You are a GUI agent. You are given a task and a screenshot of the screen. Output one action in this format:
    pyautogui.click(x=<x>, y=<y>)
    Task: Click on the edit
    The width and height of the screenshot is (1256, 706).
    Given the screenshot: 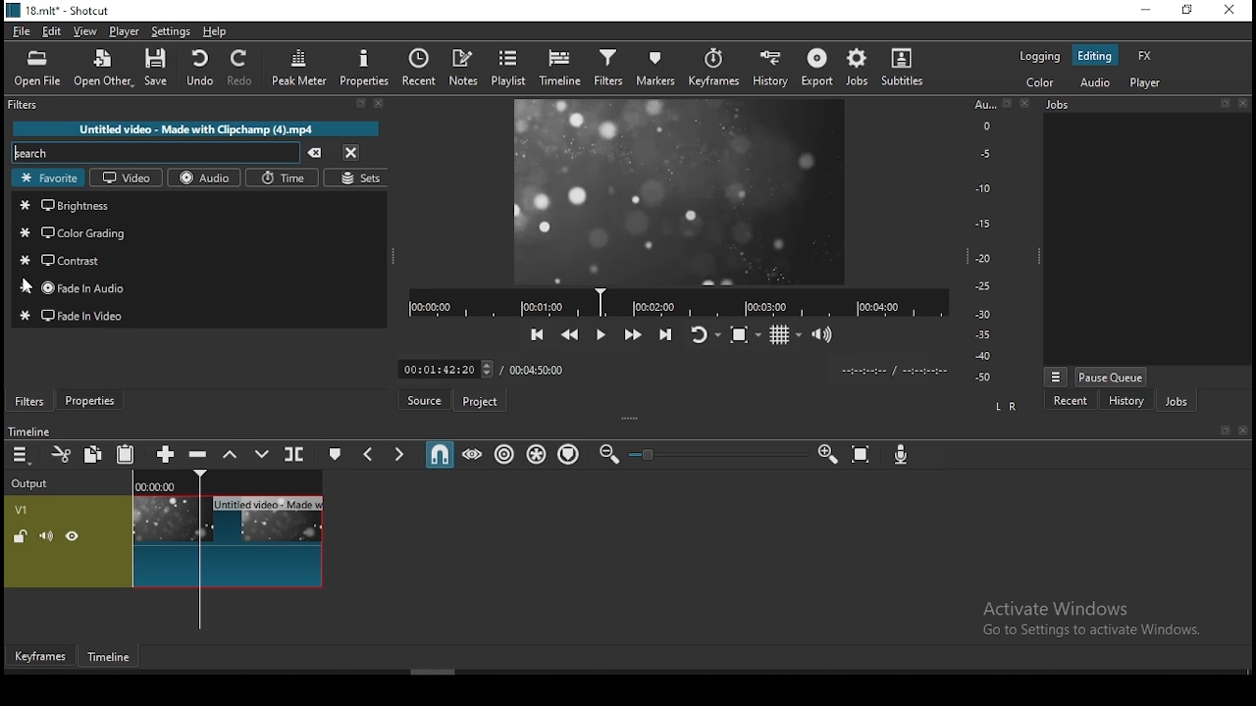 What is the action you would take?
    pyautogui.click(x=54, y=32)
    